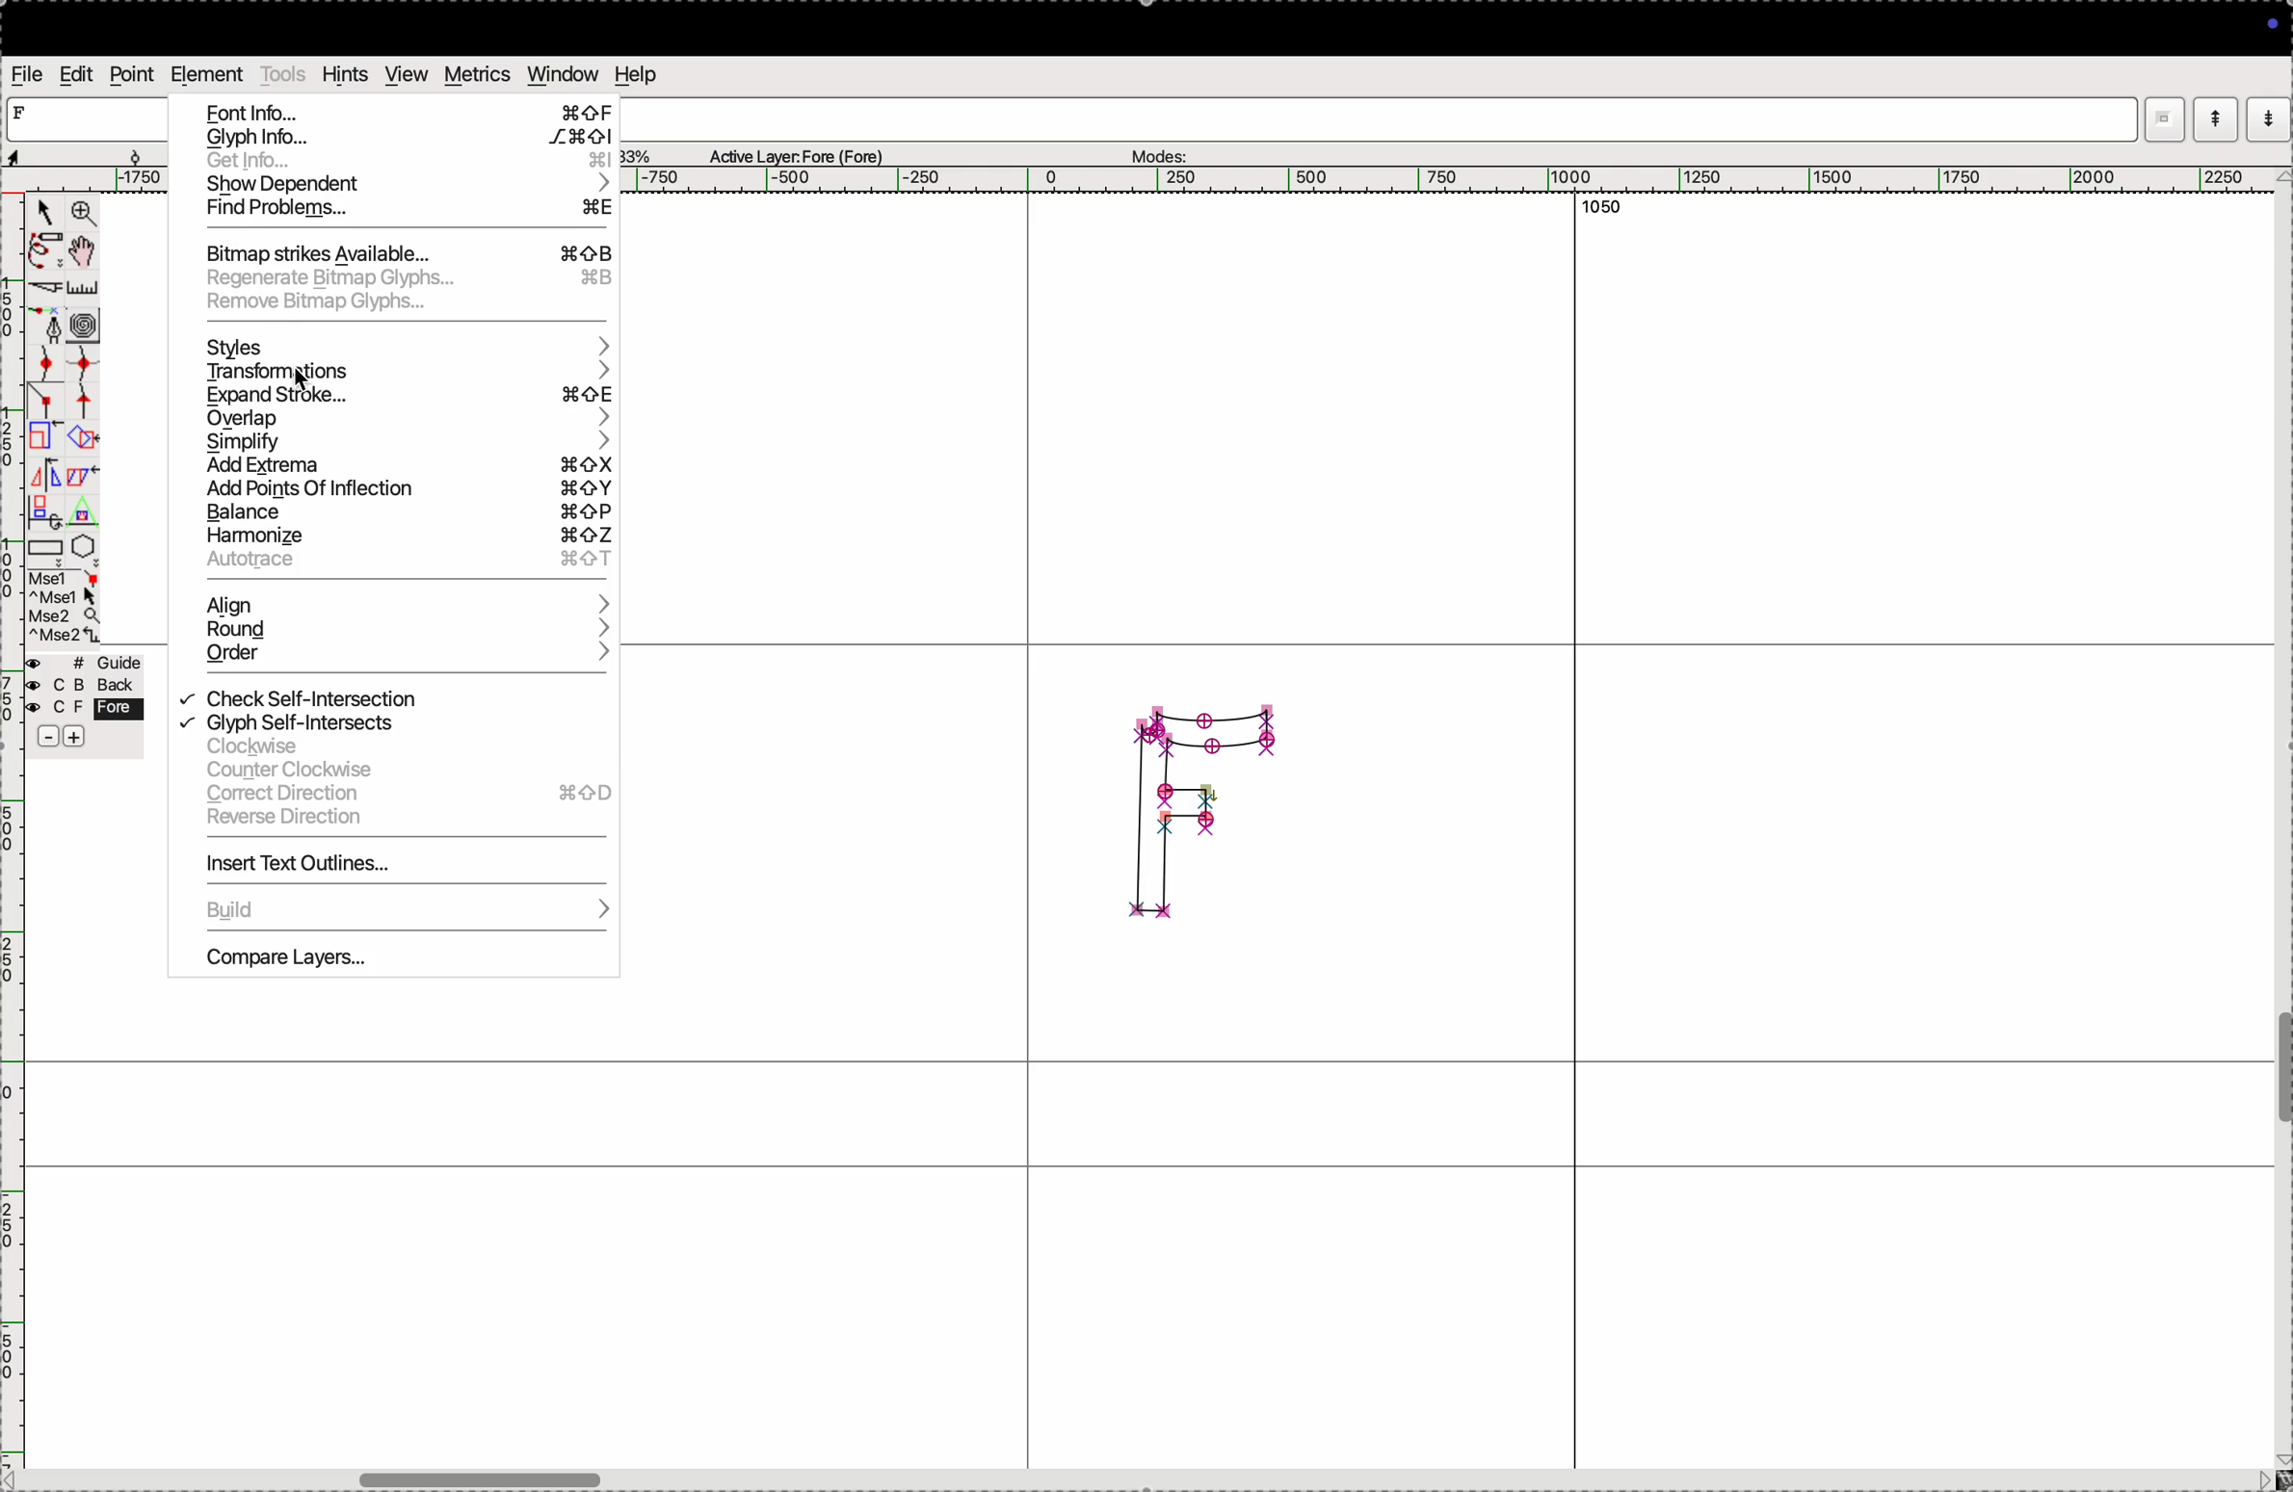 The width and height of the screenshot is (2293, 1492). I want to click on aspects, so click(70, 152).